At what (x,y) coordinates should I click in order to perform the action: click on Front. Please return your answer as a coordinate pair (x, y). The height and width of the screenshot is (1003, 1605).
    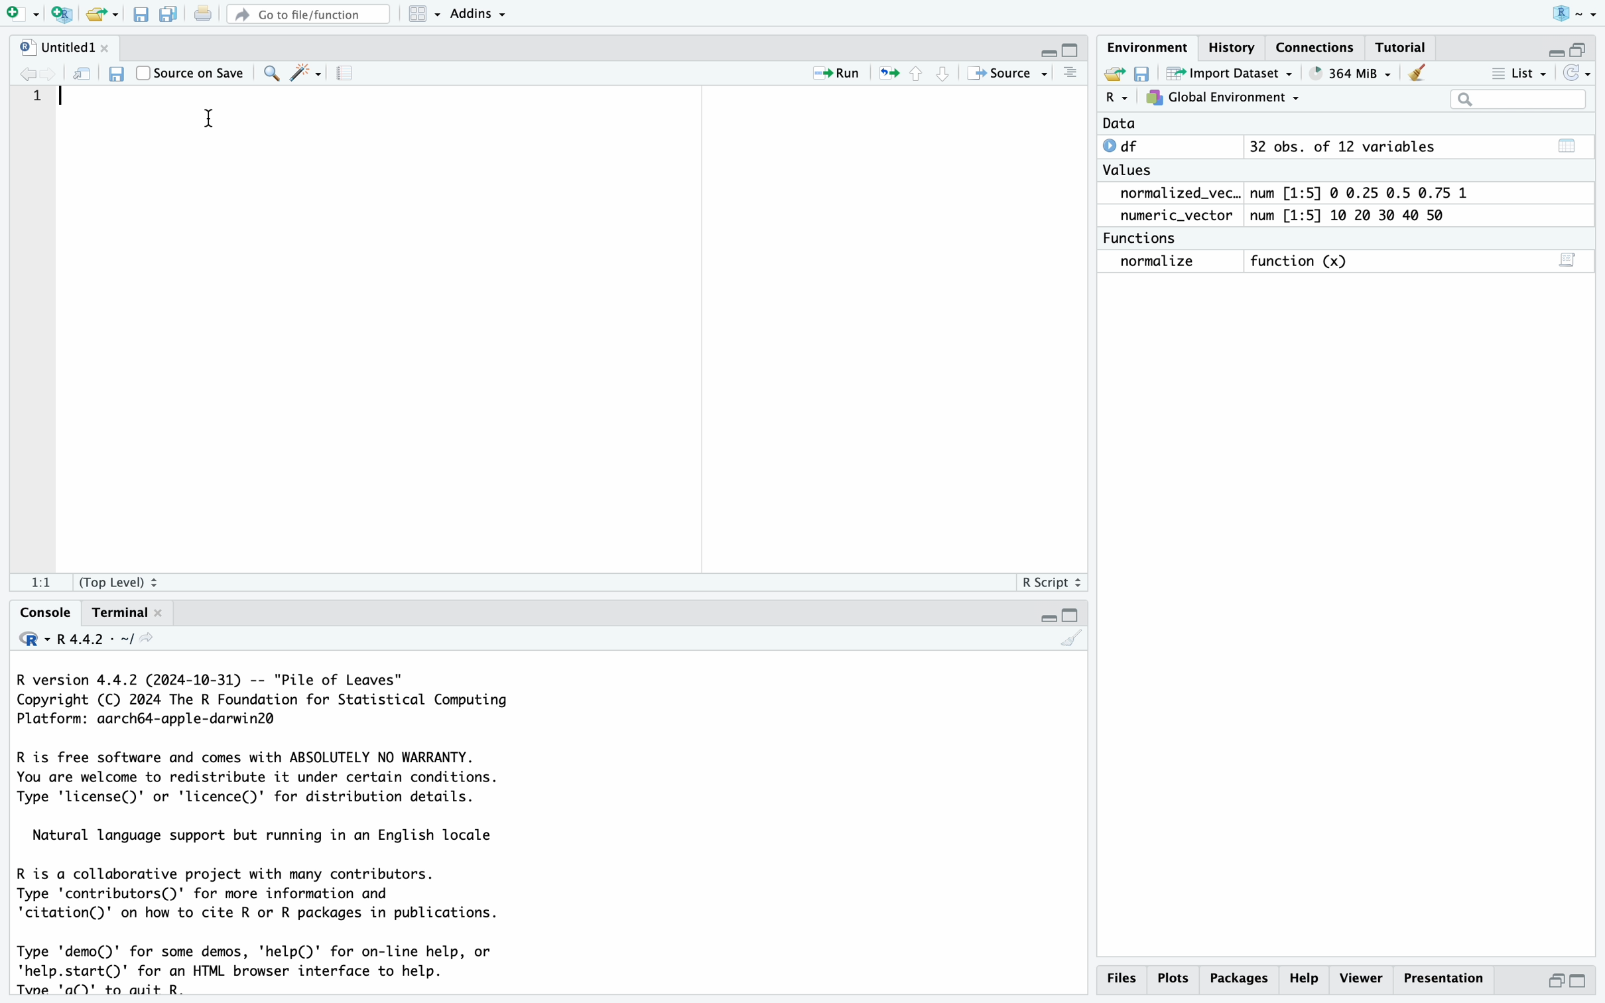
    Looking at the image, I should click on (54, 73).